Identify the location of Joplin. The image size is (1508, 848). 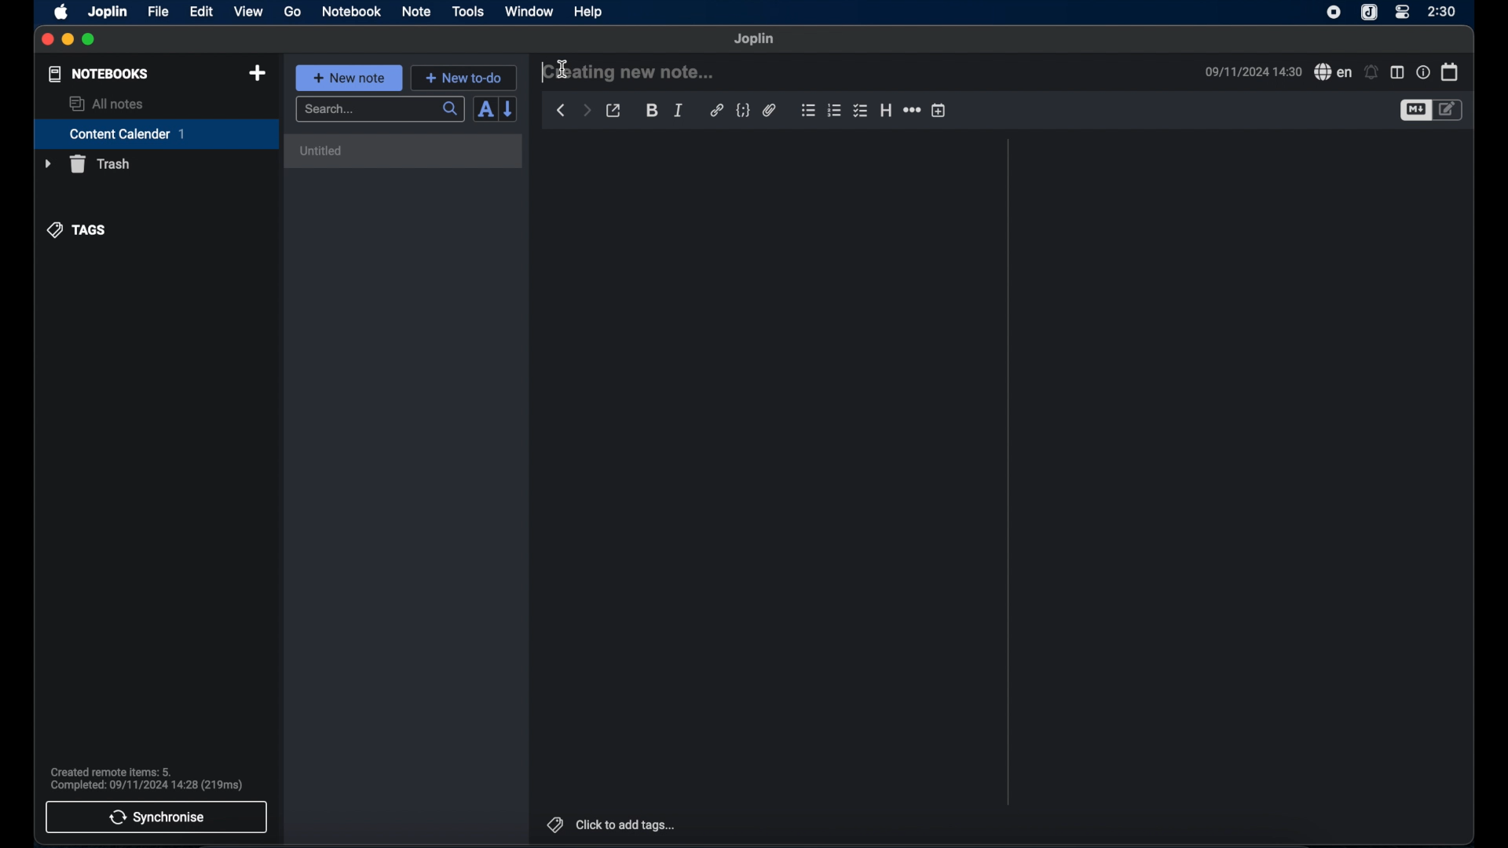
(755, 39).